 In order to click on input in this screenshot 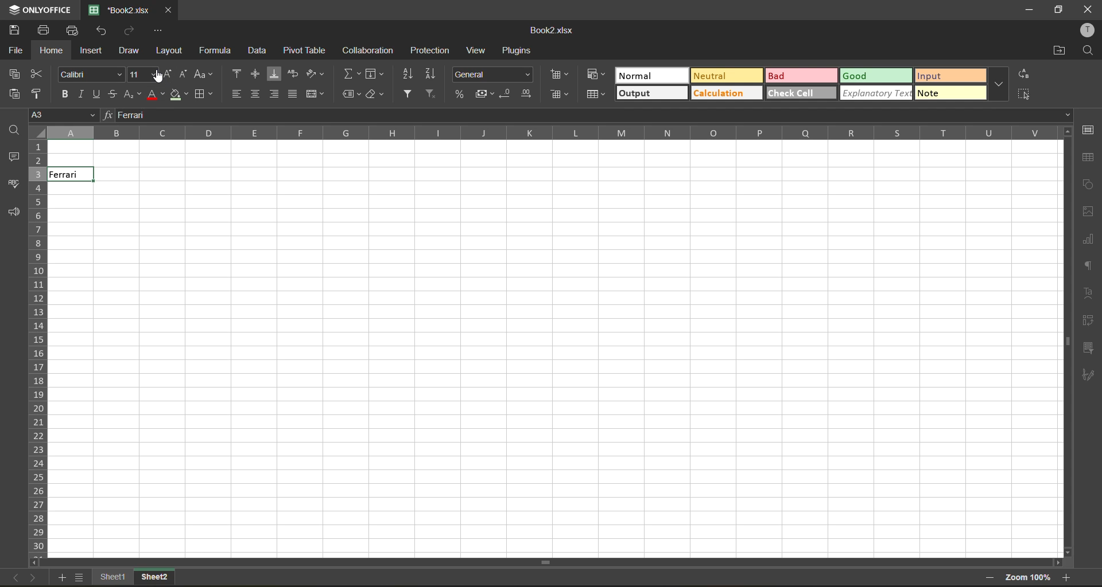, I will do `click(952, 76)`.